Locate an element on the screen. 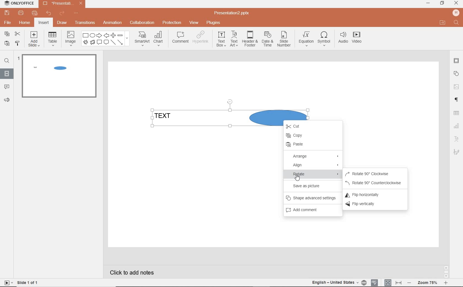 This screenshot has width=463, height=287. Signature is located at coordinates (456, 152).